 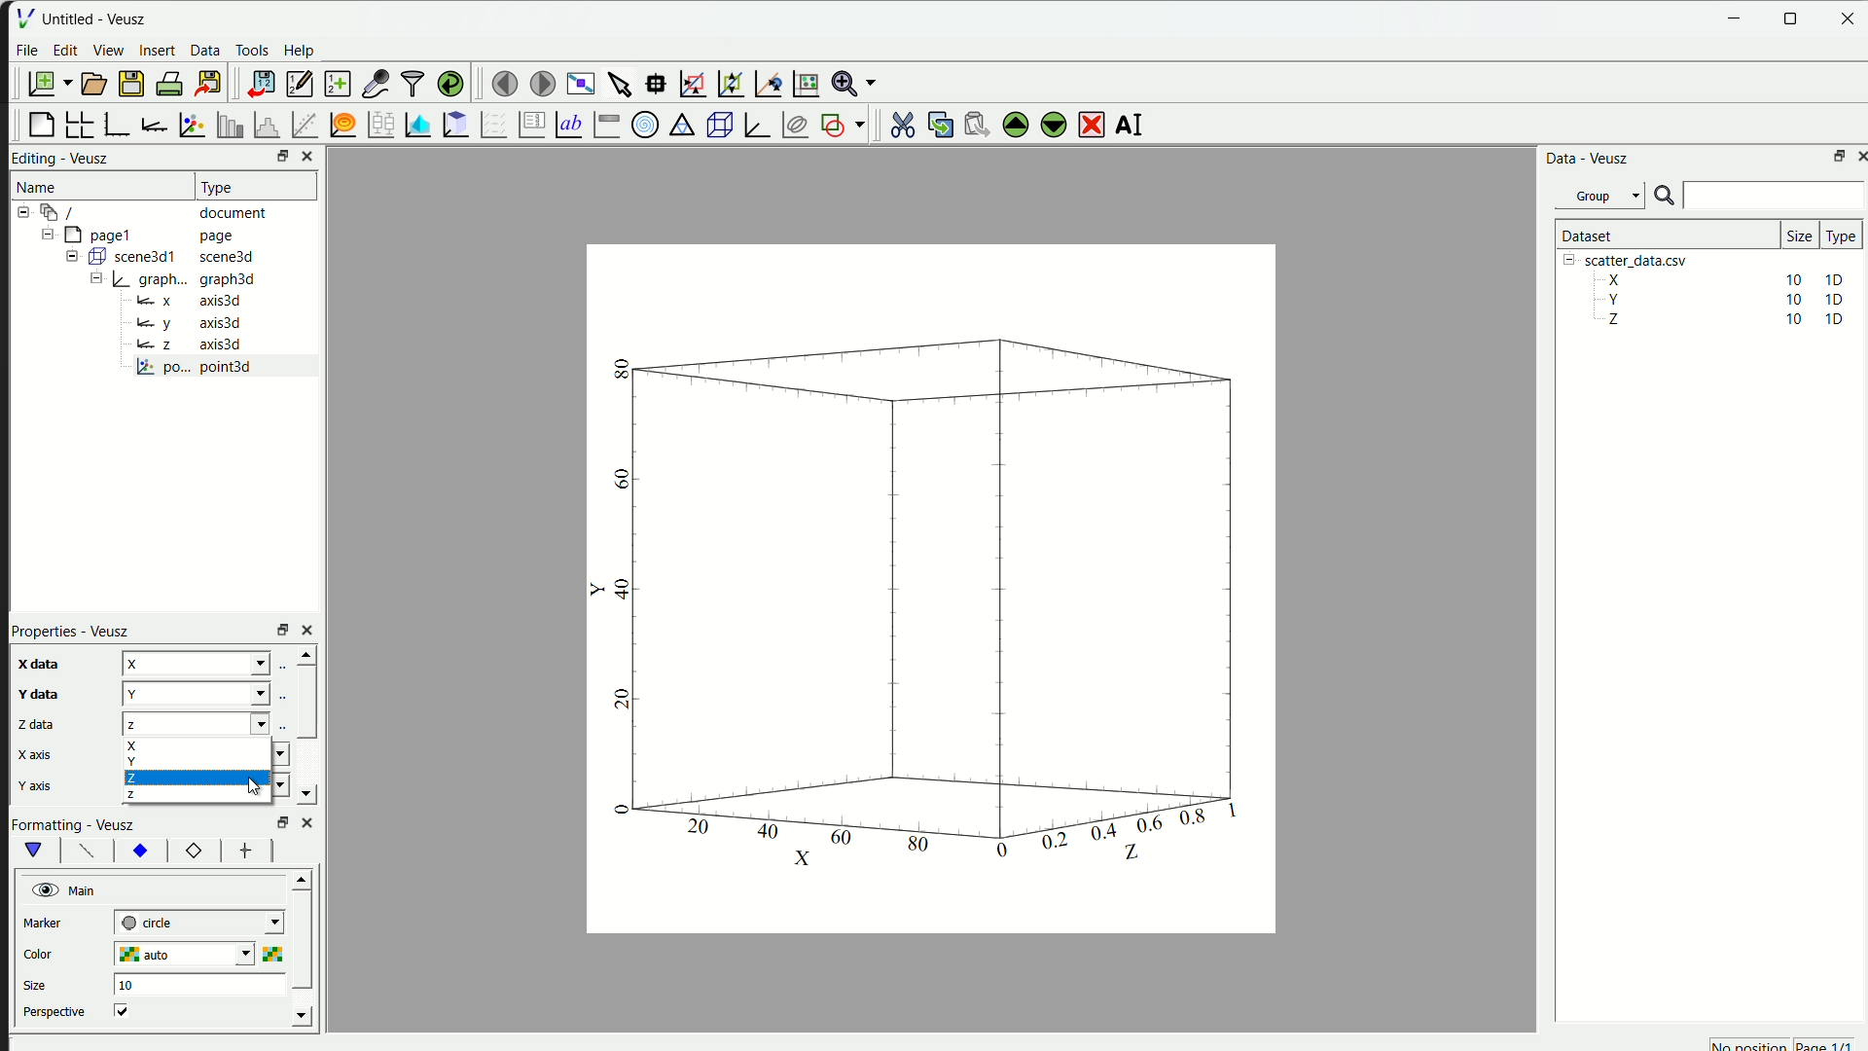 What do you see at coordinates (188, 851) in the screenshot?
I see `12` at bounding box center [188, 851].